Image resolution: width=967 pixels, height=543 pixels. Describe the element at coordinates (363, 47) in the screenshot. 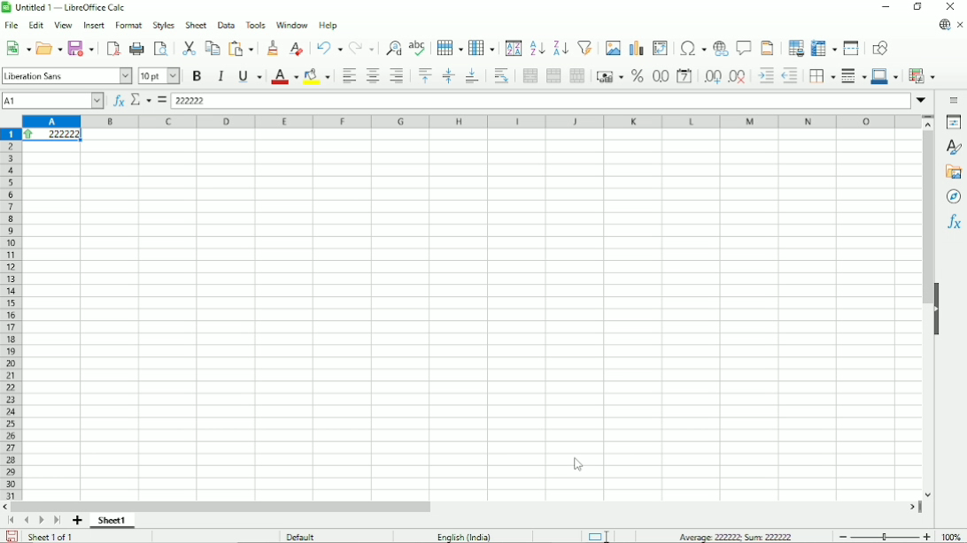

I see `Redo` at that location.